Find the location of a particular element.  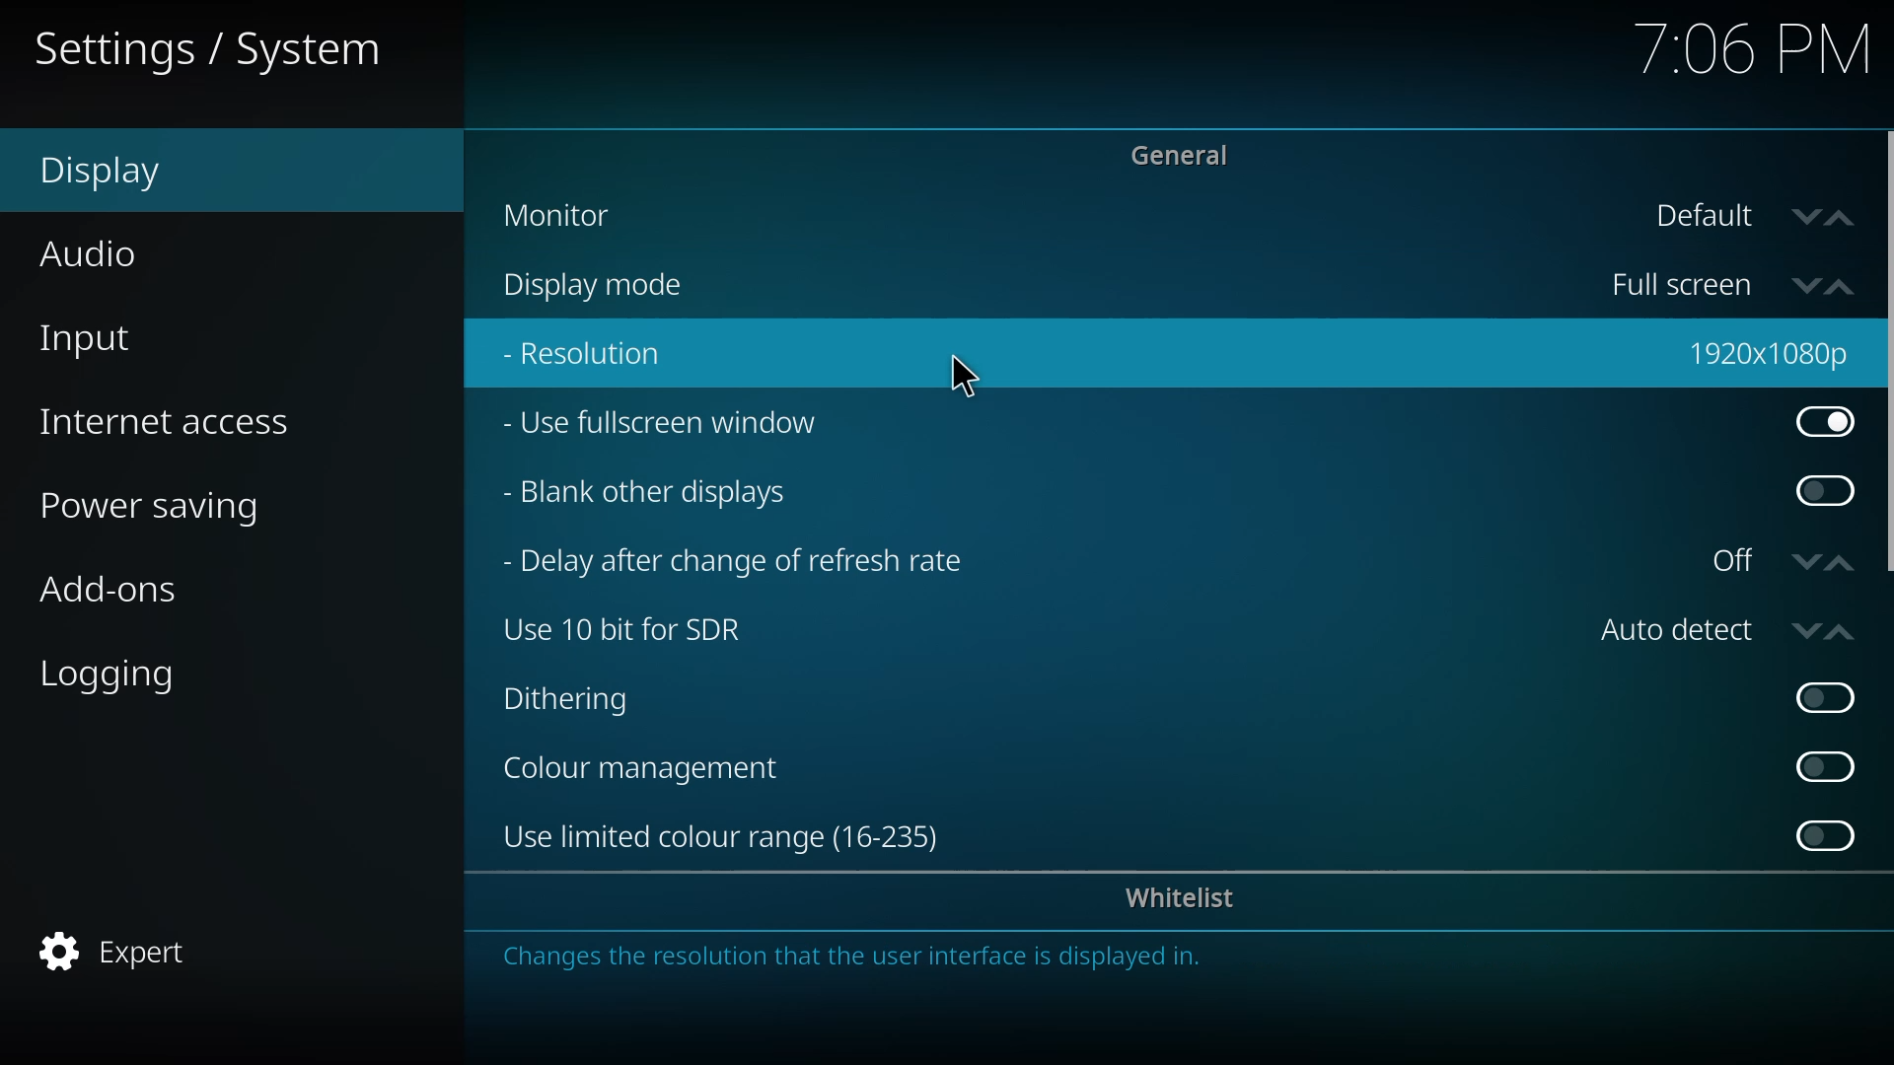

use fullscreen window is located at coordinates (672, 421).